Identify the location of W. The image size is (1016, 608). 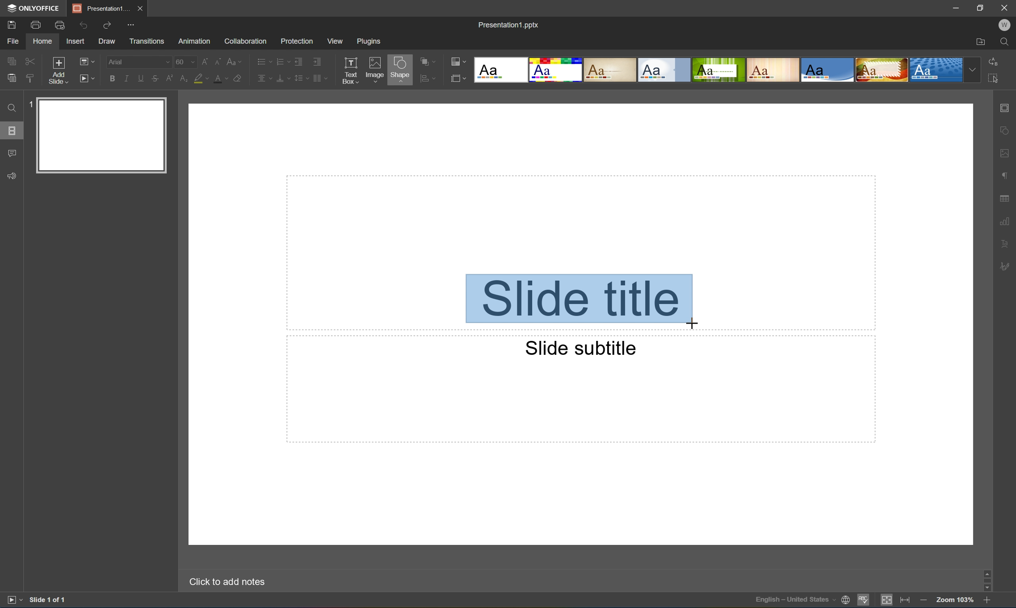
(1005, 23).